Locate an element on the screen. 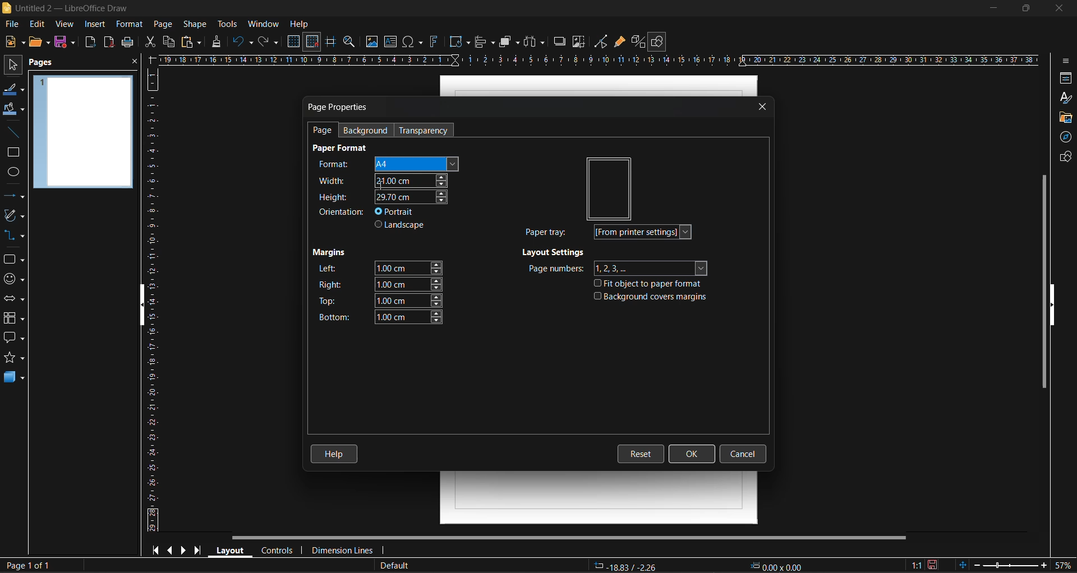 This screenshot has height=573, width=1077. ok is located at coordinates (692, 452).